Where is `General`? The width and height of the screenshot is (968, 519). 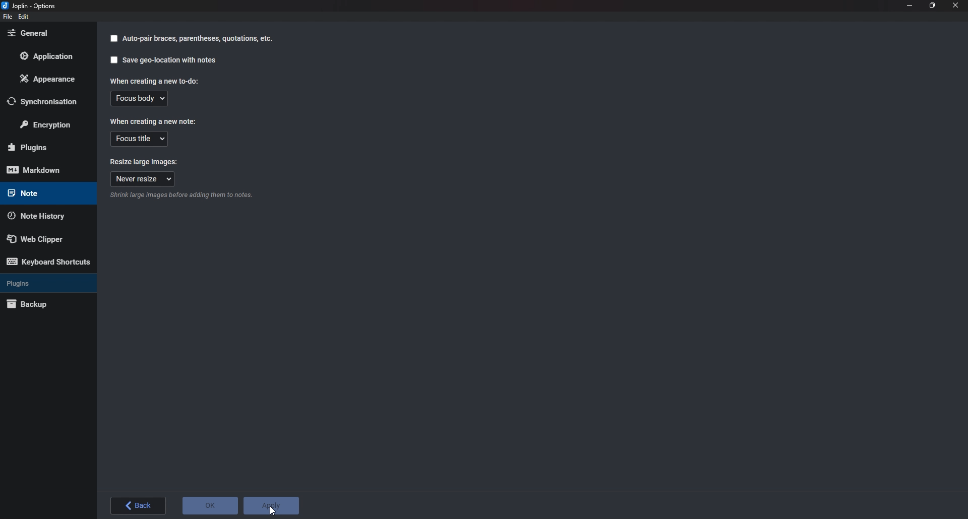
General is located at coordinates (43, 33).